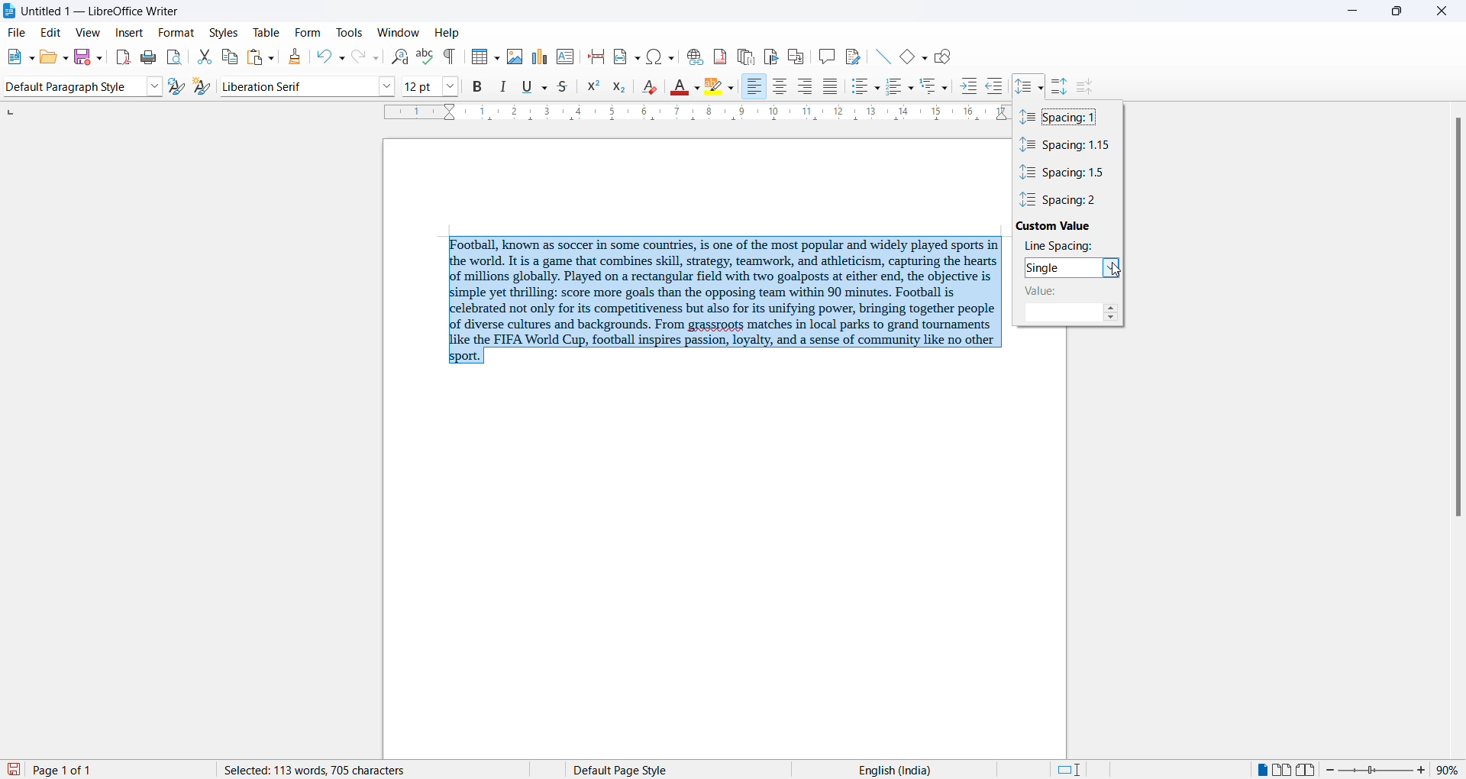  I want to click on spacing value, so click(1050, 292).